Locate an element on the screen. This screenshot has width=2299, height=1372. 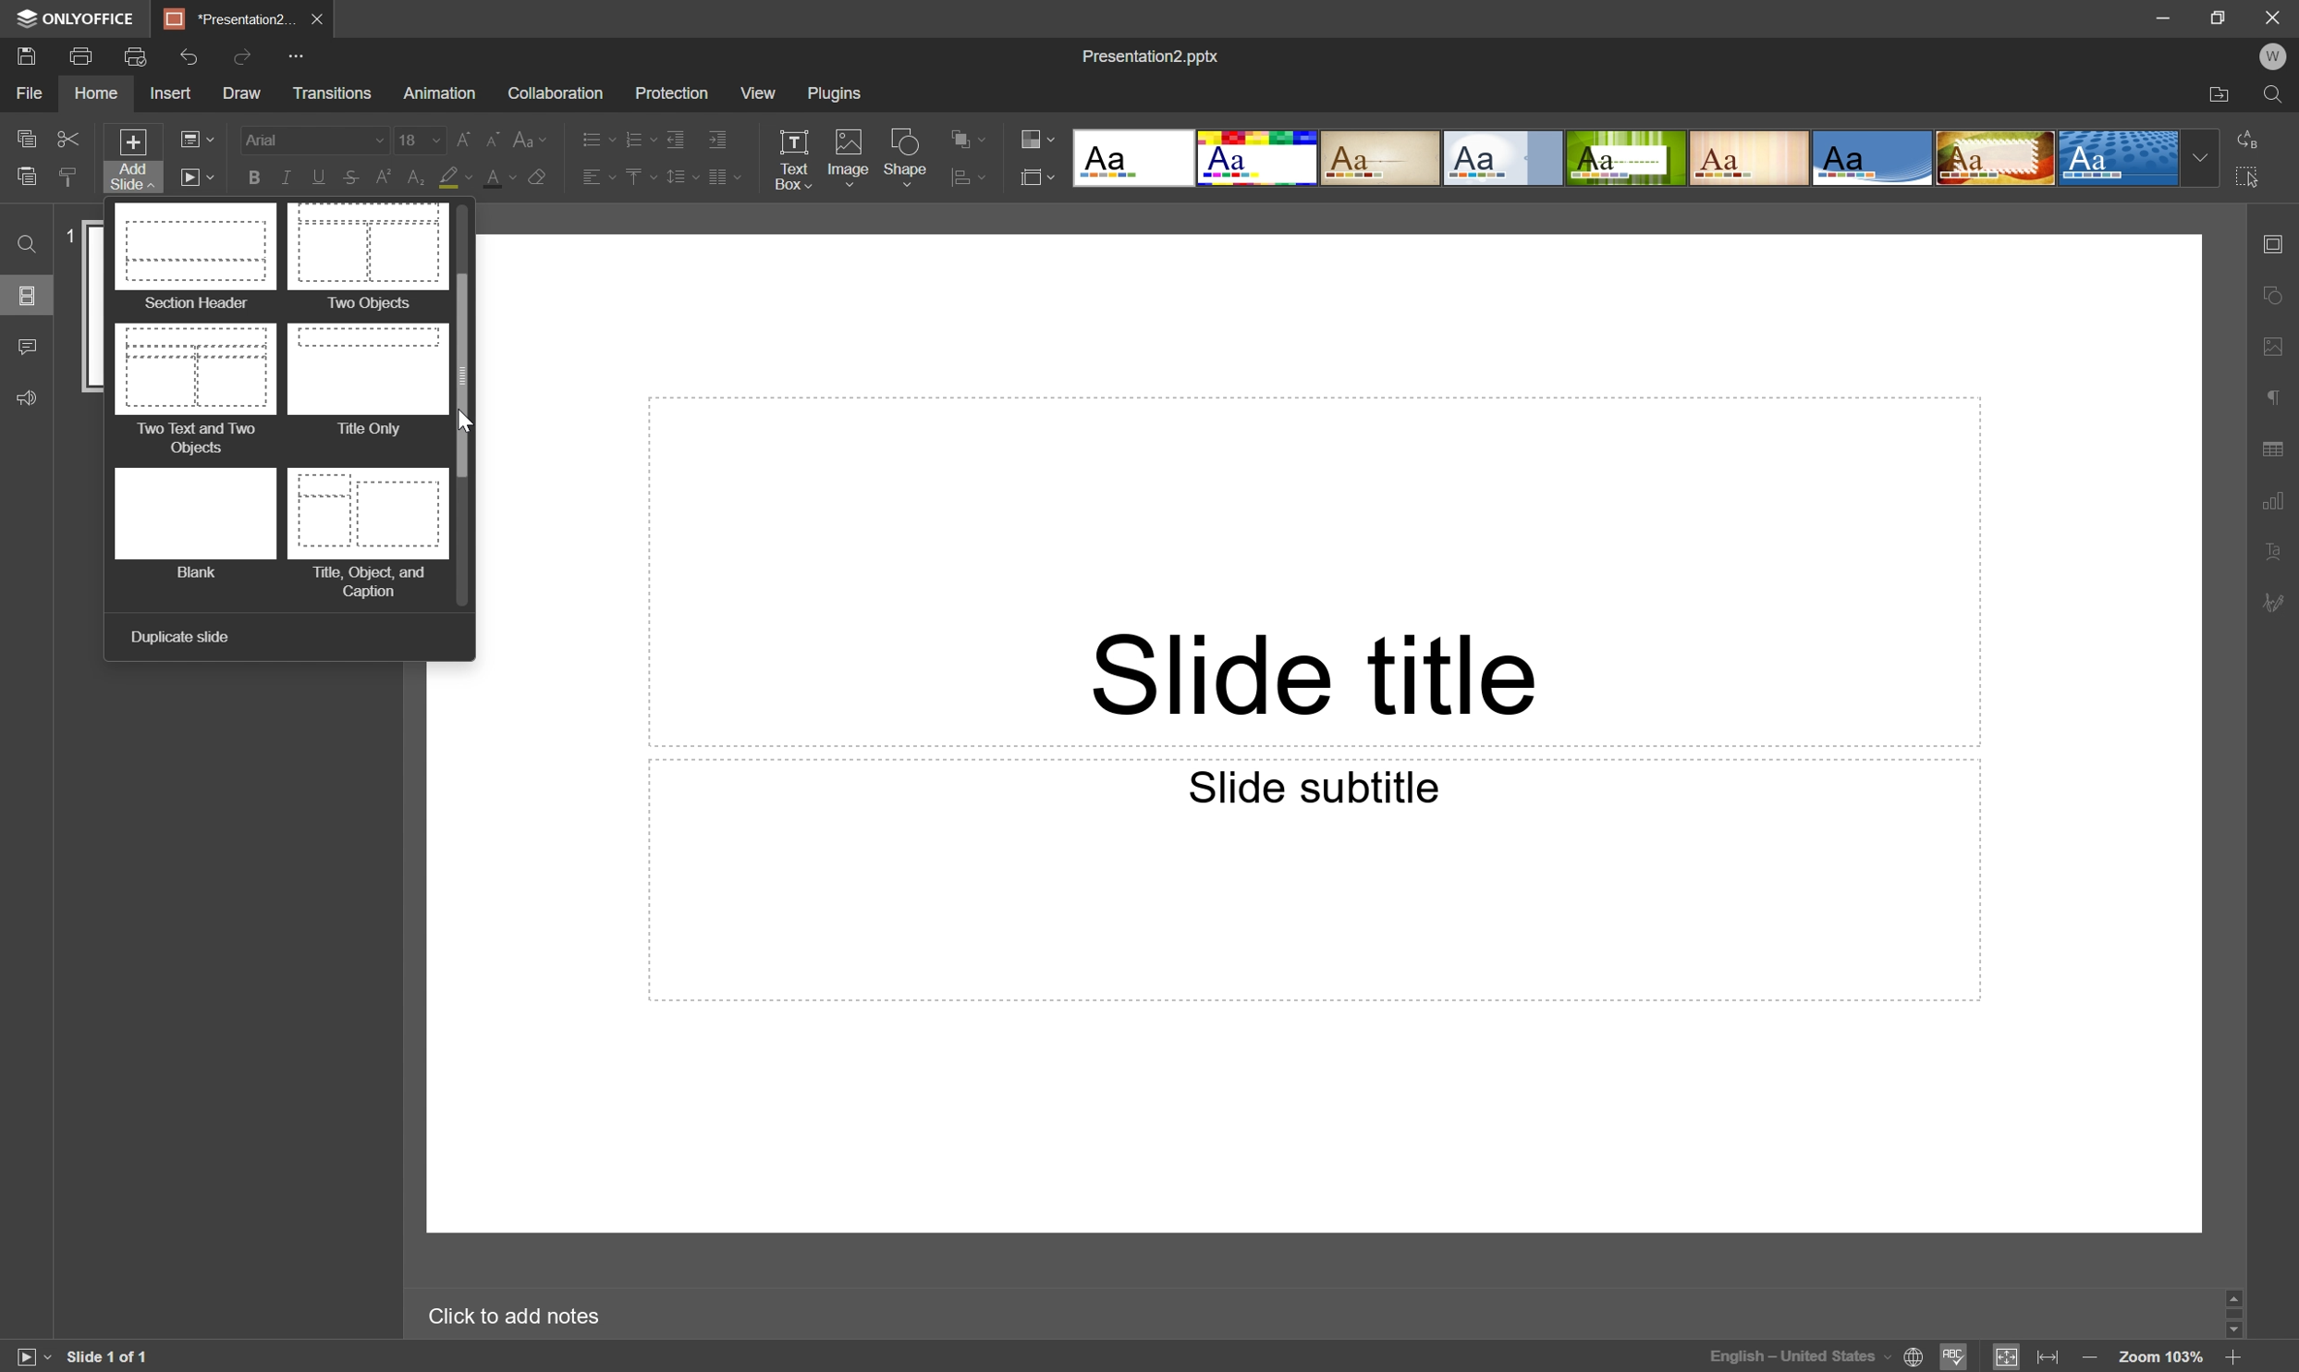
Bullets is located at coordinates (593, 135).